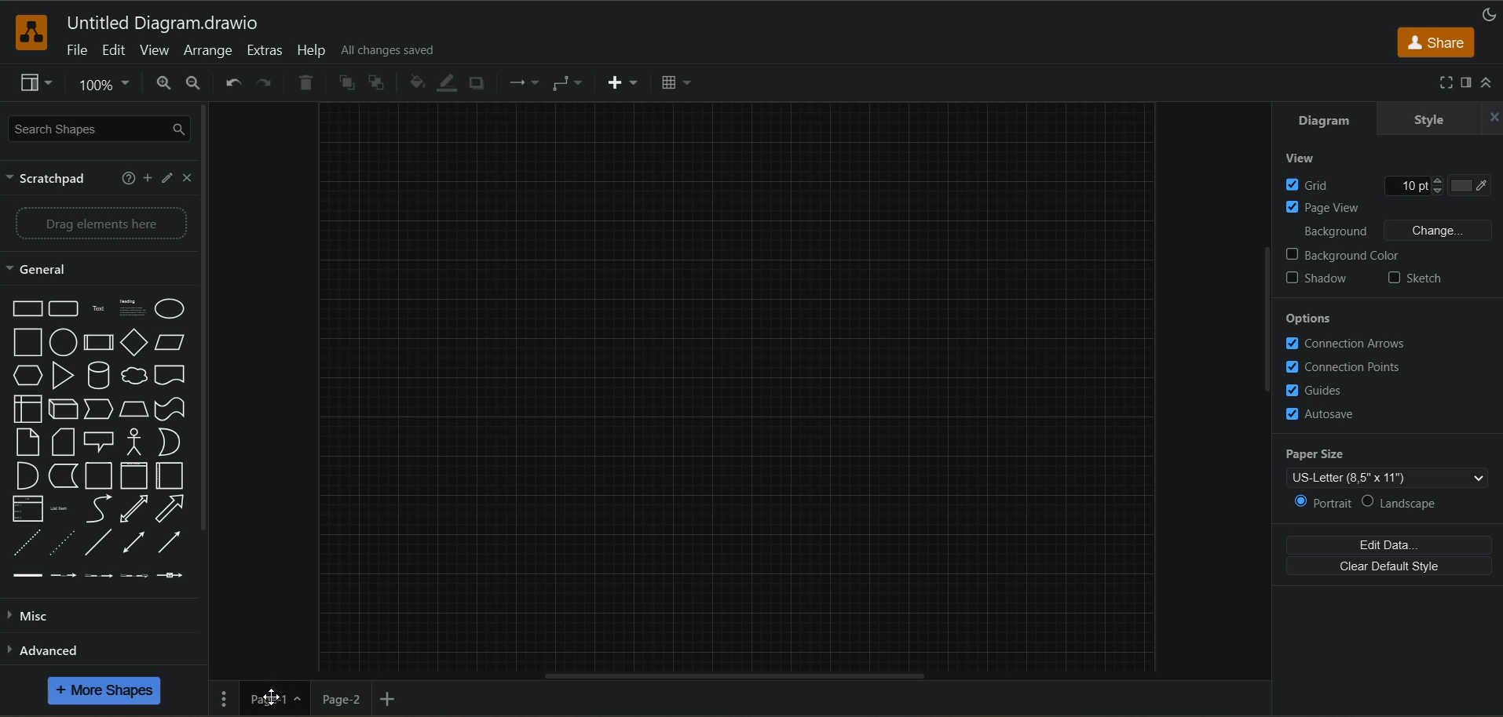 The image size is (1503, 717). What do you see at coordinates (1329, 414) in the screenshot?
I see `autosave` at bounding box center [1329, 414].